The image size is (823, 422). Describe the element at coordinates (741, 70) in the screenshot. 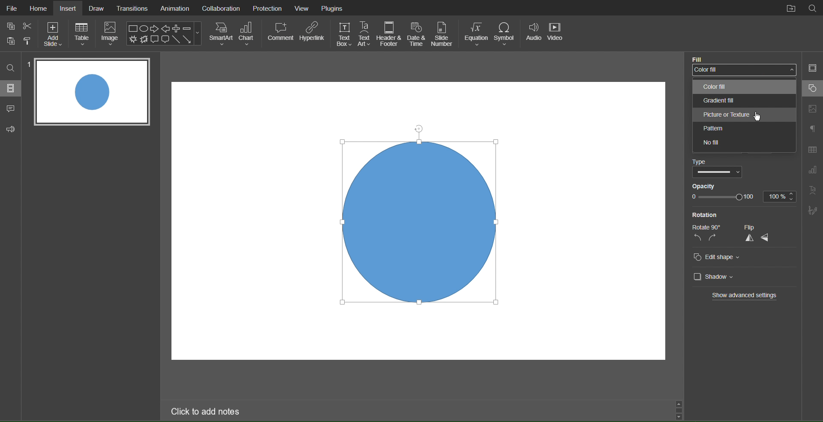

I see `color fill` at that location.